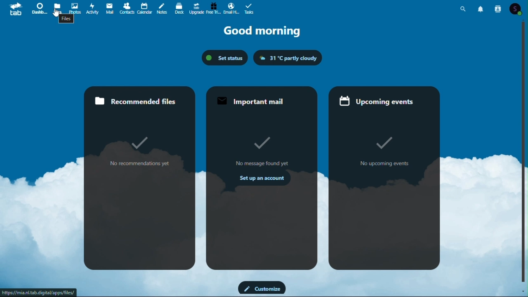 Image resolution: width=528 pixels, height=297 pixels. Describe the element at coordinates (145, 8) in the screenshot. I see `calendar` at that location.